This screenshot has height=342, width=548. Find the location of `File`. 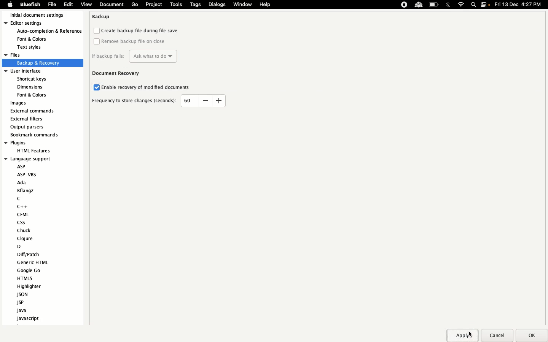

File is located at coordinates (52, 5).